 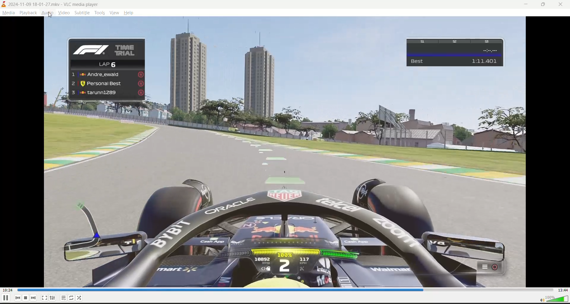 I want to click on next, so click(x=32, y=298).